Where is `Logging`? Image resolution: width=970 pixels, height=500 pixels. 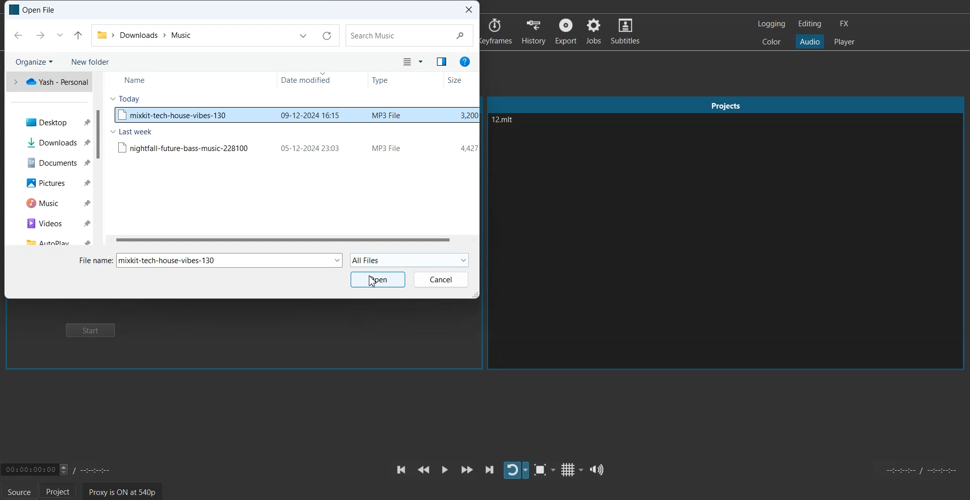
Logging is located at coordinates (771, 23).